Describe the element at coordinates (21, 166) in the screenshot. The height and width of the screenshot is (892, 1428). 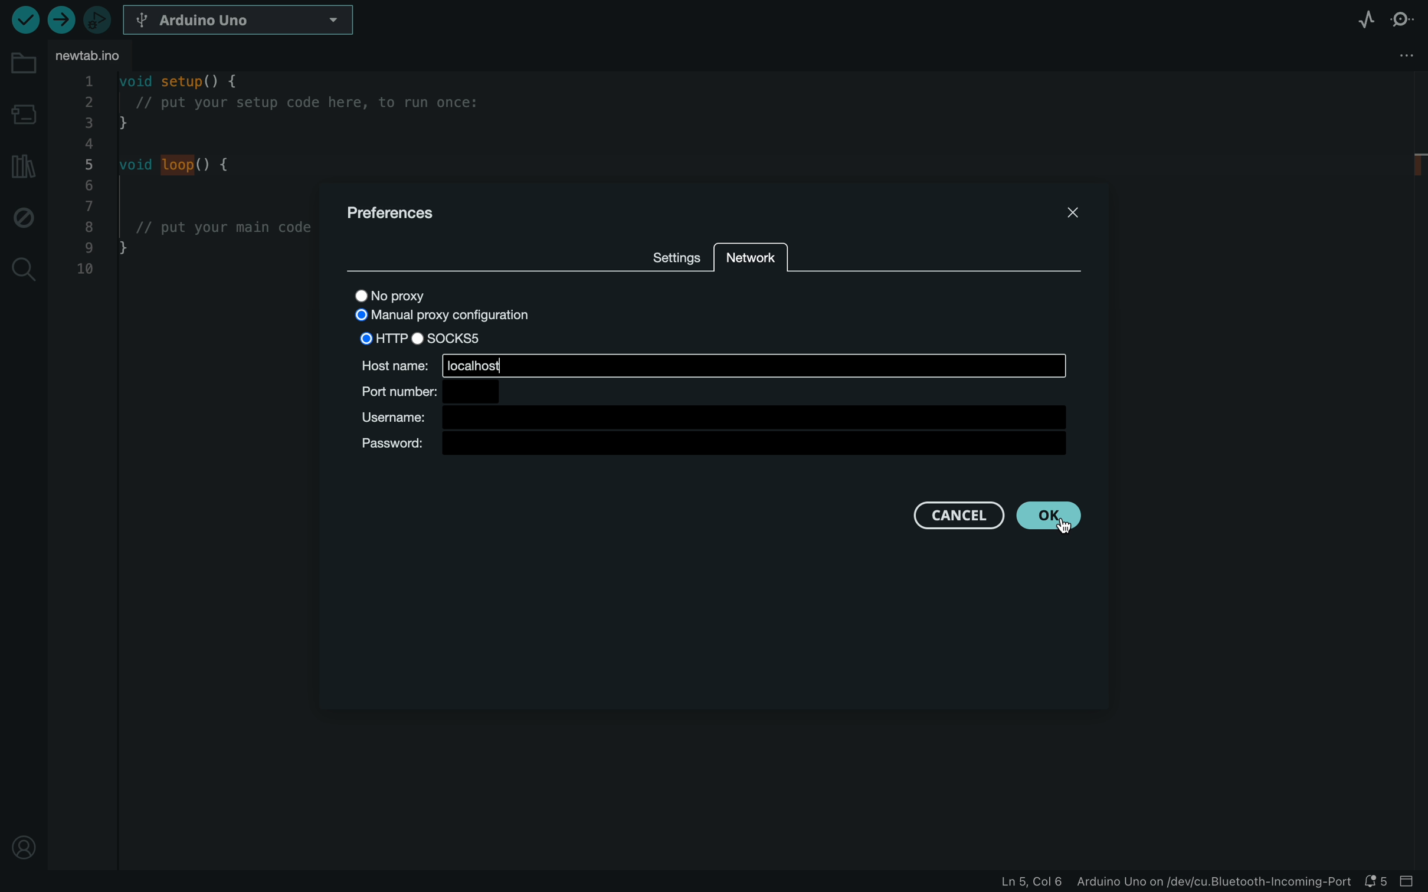
I see `libraries manager` at that location.